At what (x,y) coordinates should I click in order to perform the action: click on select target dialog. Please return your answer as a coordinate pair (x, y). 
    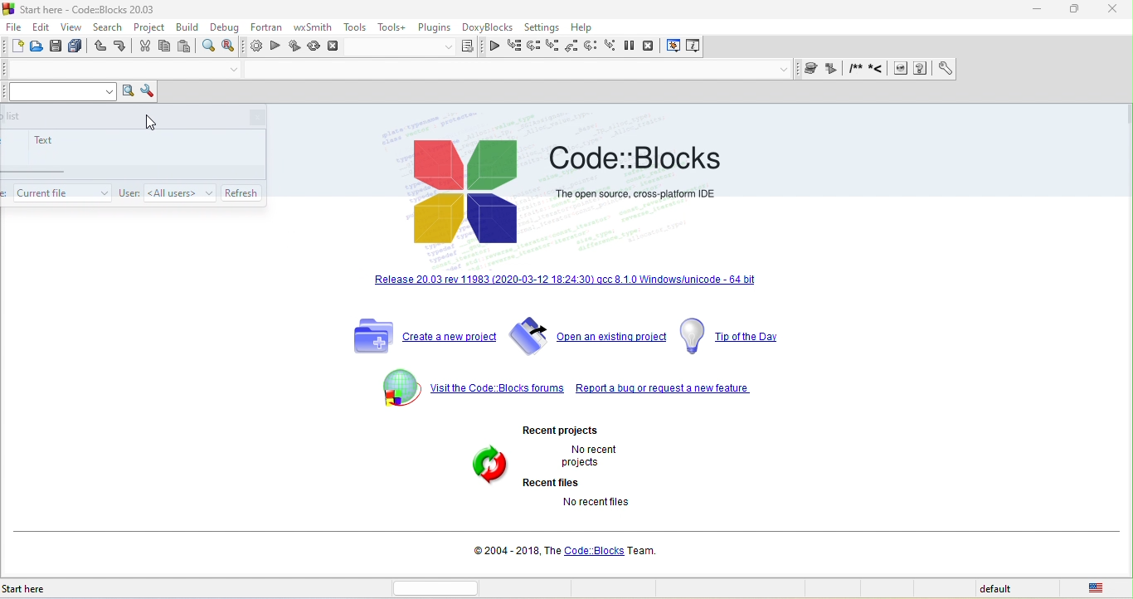
    Looking at the image, I should click on (416, 48).